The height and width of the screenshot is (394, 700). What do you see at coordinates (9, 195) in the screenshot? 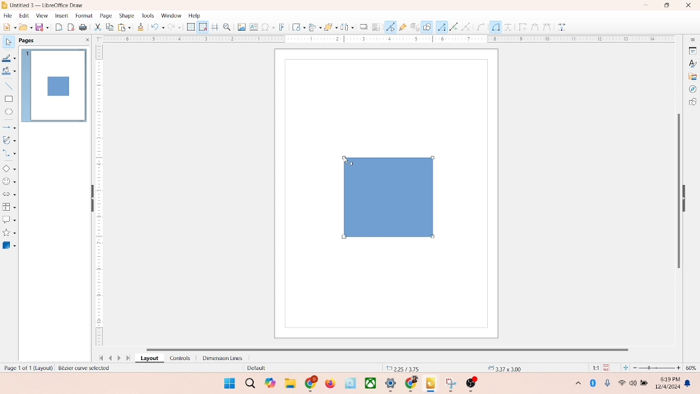
I see `block arrow` at bounding box center [9, 195].